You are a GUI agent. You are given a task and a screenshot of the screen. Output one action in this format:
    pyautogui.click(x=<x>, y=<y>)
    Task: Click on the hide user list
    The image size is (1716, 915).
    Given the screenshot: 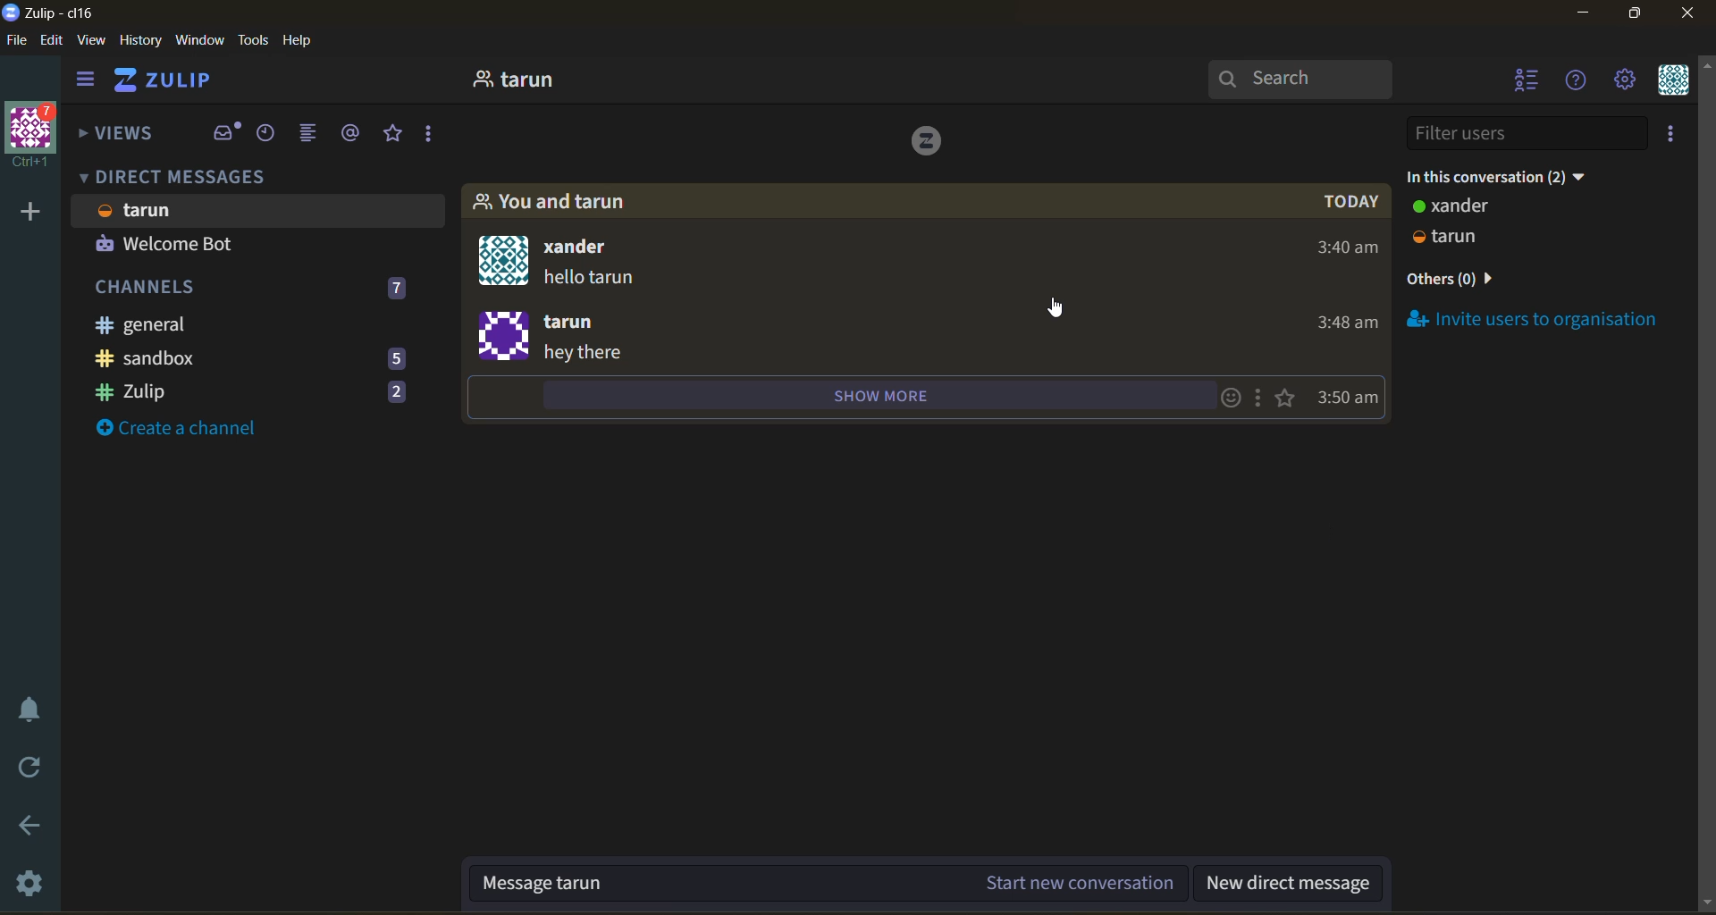 What is the action you would take?
    pyautogui.click(x=1523, y=82)
    